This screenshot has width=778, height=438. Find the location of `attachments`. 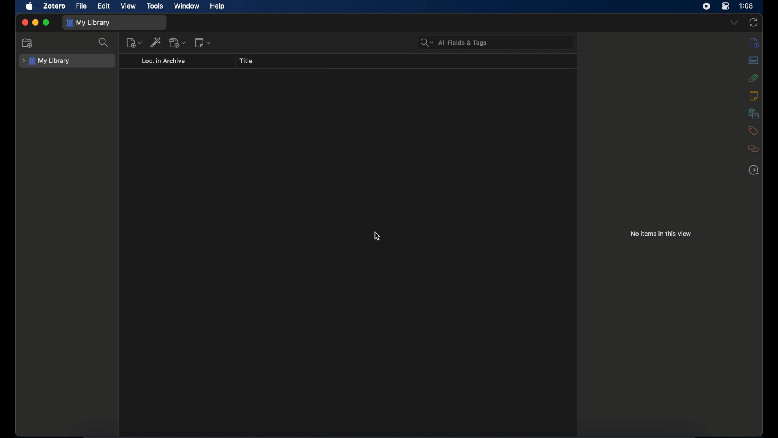

attachments is located at coordinates (754, 77).